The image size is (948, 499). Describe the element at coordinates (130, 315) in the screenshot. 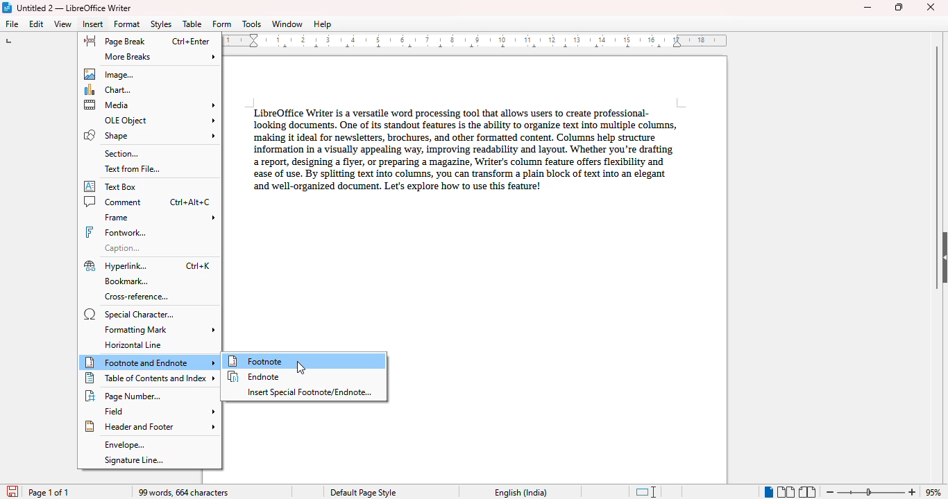

I see `special character` at that location.